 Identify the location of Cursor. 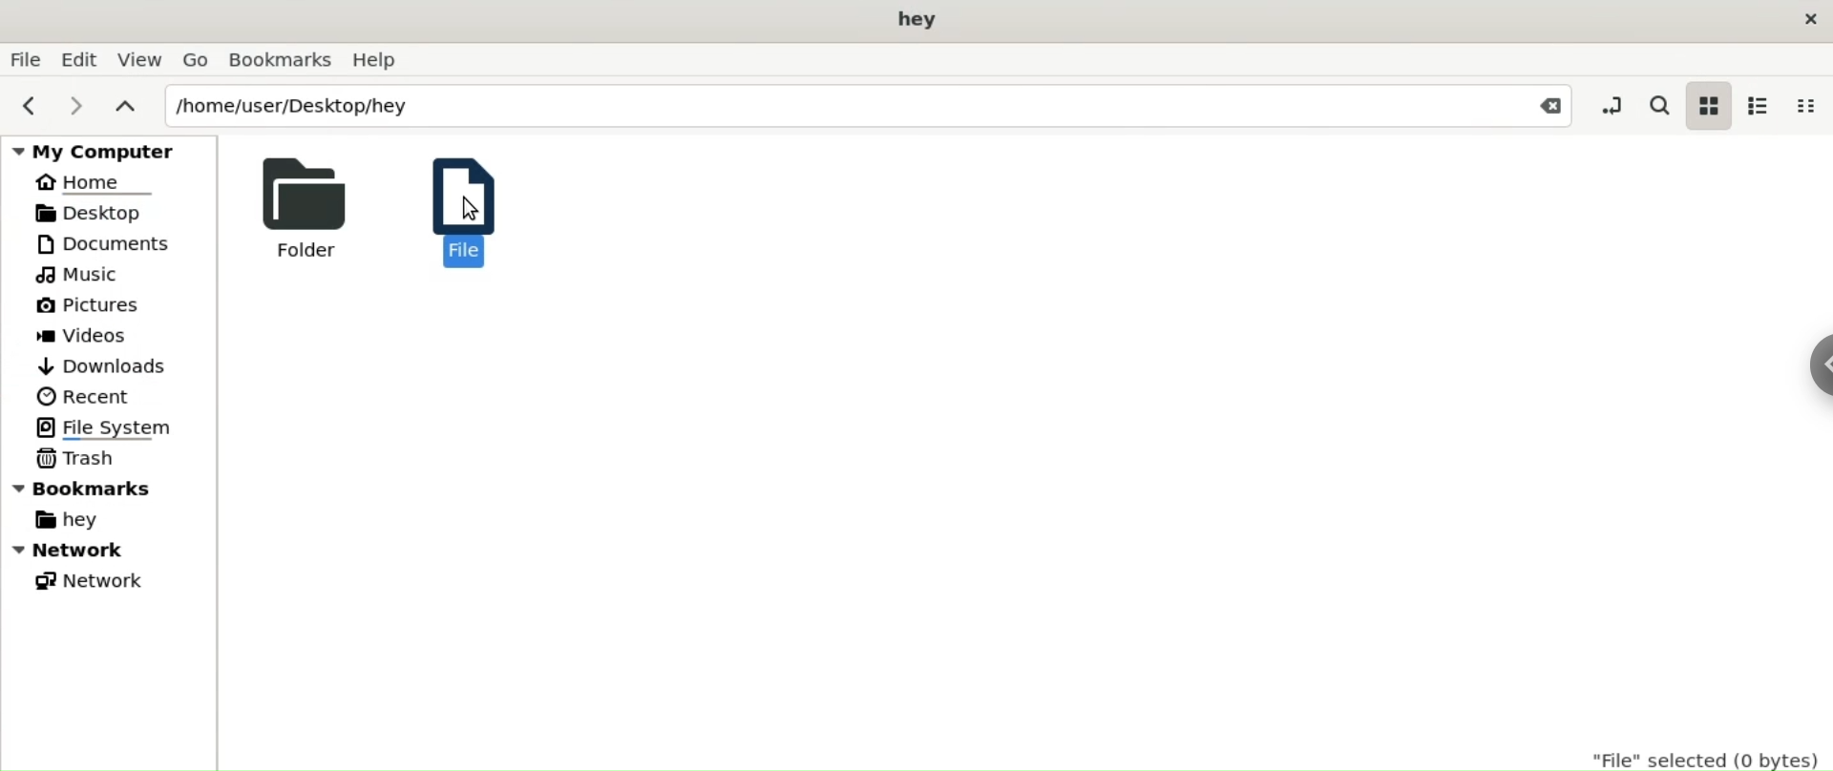
(462, 219).